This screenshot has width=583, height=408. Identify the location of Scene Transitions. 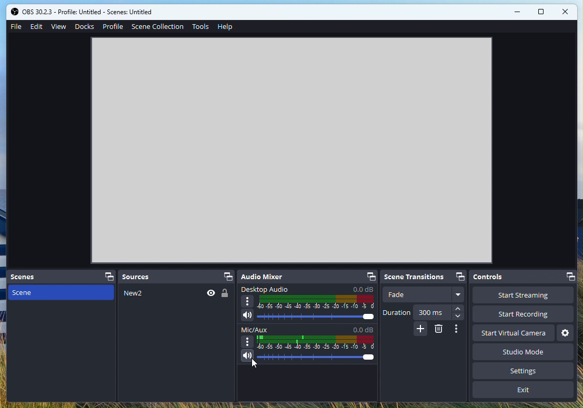
(425, 277).